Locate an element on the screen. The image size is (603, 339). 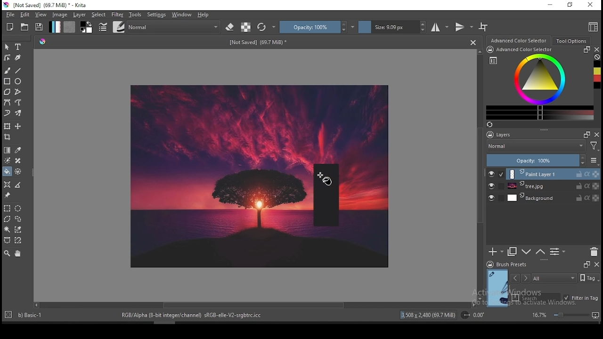
wrap around mode is located at coordinates (484, 27).